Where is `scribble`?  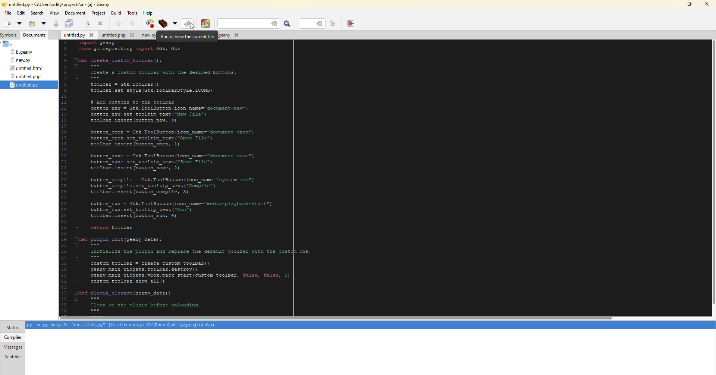
scribble is located at coordinates (13, 356).